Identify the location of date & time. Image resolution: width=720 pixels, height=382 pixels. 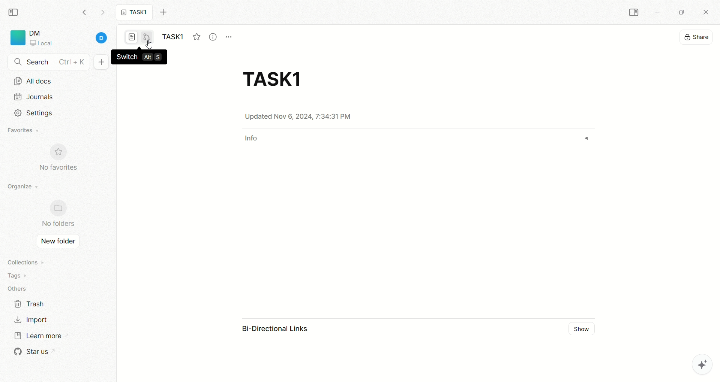
(307, 116).